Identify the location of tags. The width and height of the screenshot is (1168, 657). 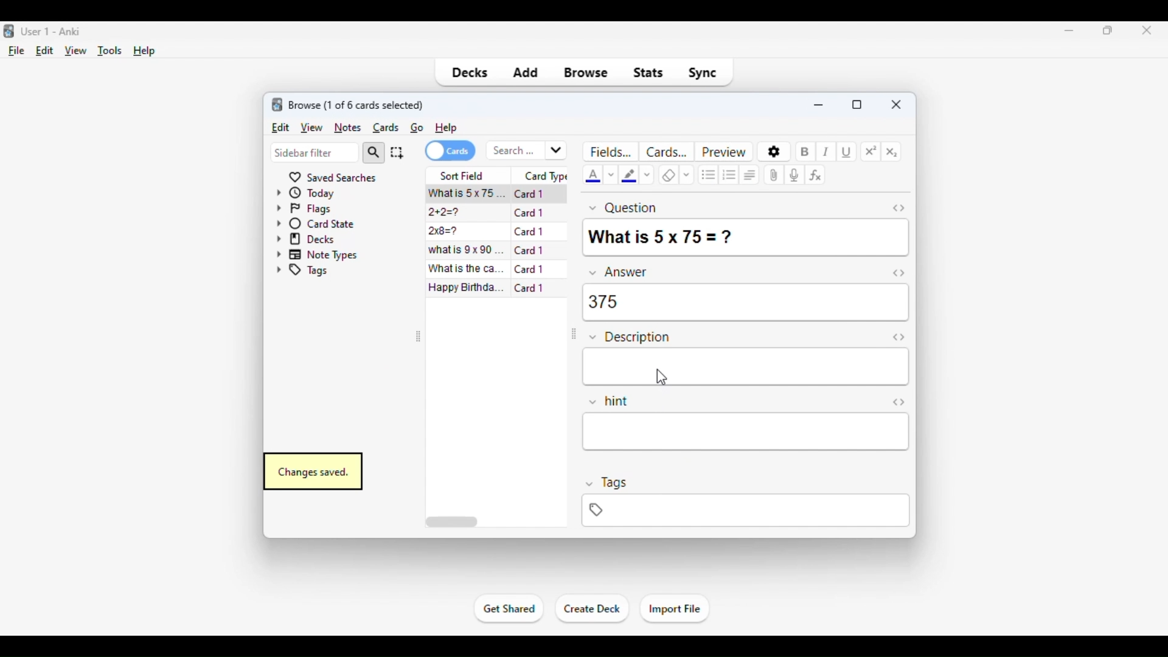
(745, 511).